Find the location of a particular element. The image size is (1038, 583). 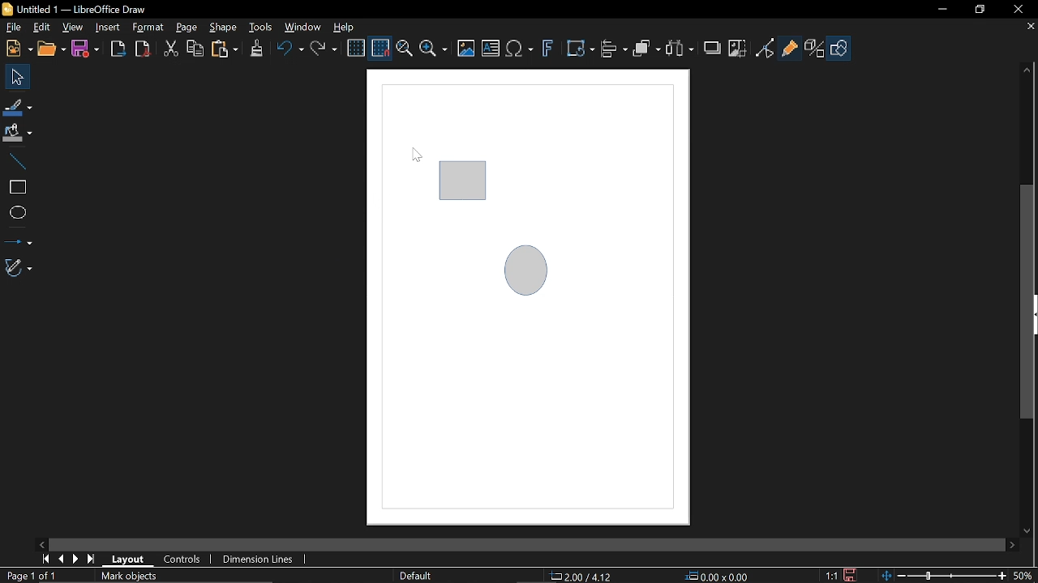

Mark objects is located at coordinates (133, 577).